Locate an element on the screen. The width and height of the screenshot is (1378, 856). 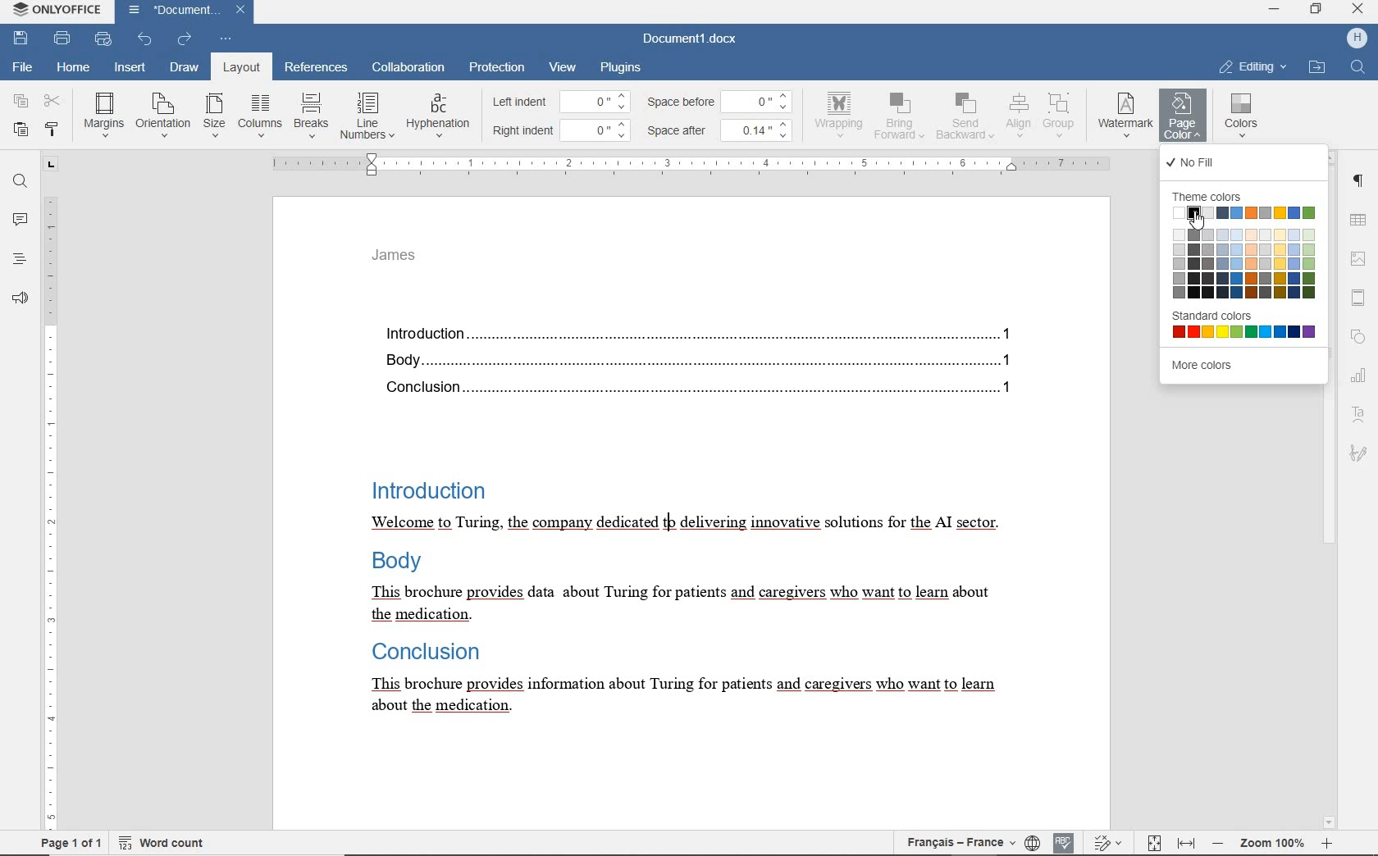
document name is located at coordinates (691, 40).